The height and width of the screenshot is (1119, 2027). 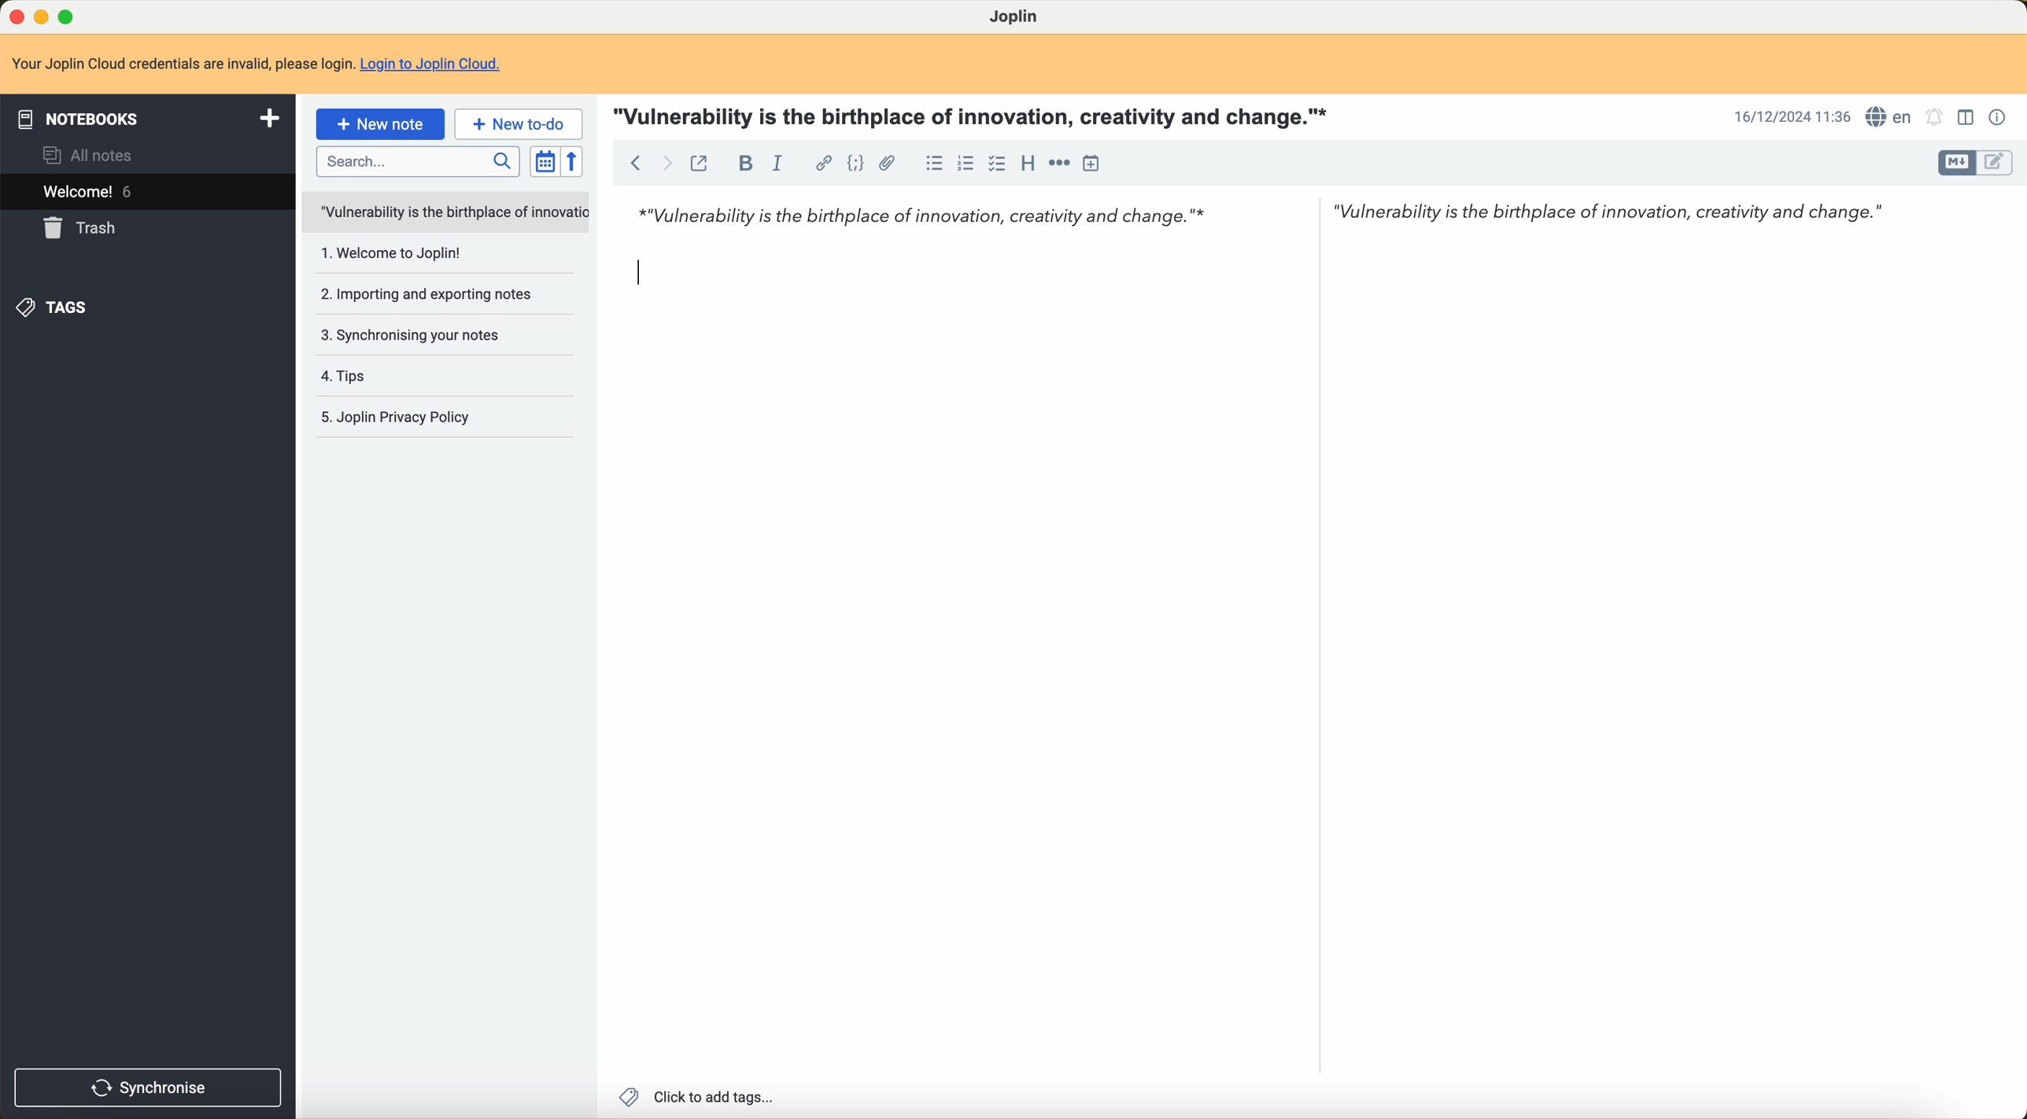 What do you see at coordinates (1789, 117) in the screenshot?
I see `16/12/2024 11:35` at bounding box center [1789, 117].